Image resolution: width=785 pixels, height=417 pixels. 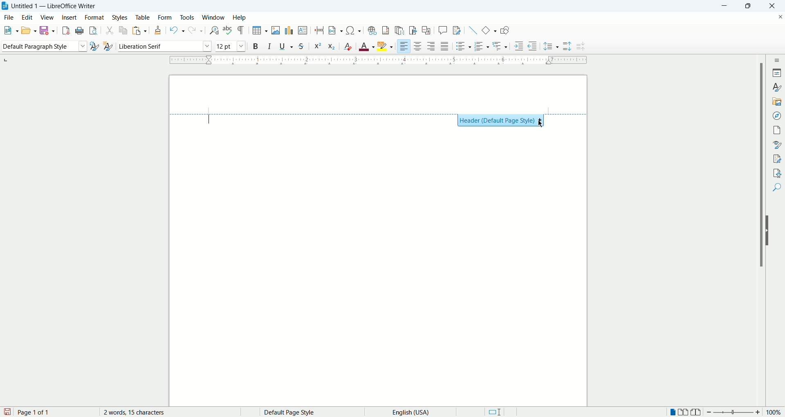 I want to click on spell check, so click(x=227, y=30).